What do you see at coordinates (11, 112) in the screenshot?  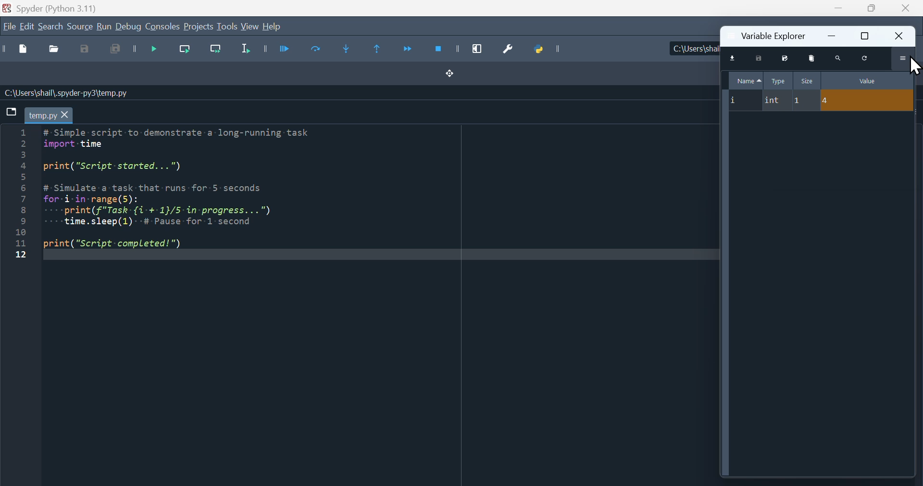 I see `browse tabs` at bounding box center [11, 112].